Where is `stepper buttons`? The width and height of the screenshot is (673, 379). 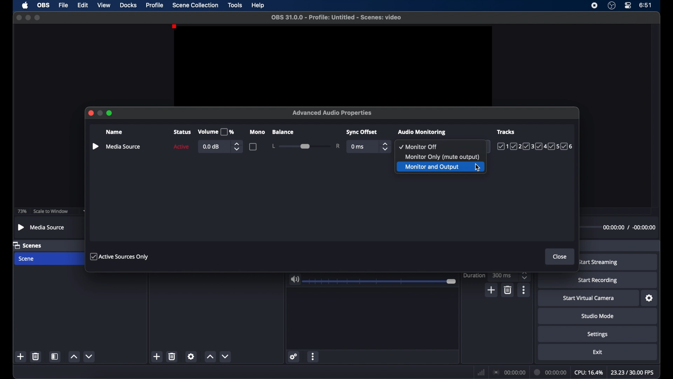
stepper buttons is located at coordinates (525, 275).